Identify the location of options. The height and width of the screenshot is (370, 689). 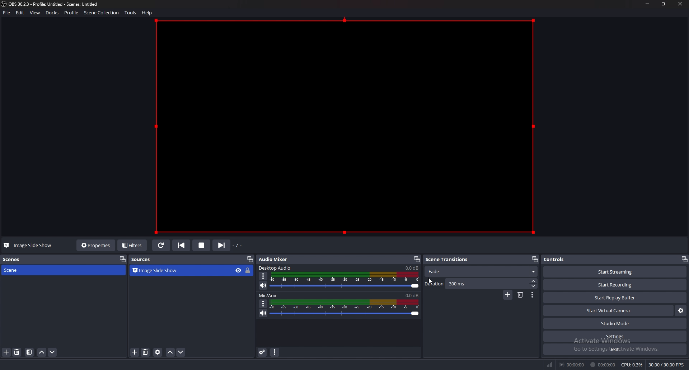
(263, 276).